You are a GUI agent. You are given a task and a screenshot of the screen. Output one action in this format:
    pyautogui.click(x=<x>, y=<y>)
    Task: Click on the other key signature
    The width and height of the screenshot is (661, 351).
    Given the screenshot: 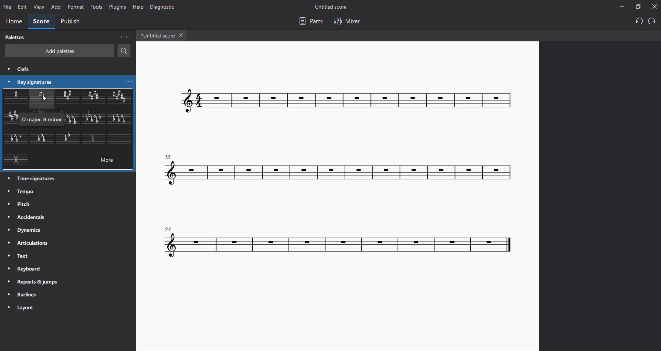 What is the action you would take?
    pyautogui.click(x=94, y=139)
    